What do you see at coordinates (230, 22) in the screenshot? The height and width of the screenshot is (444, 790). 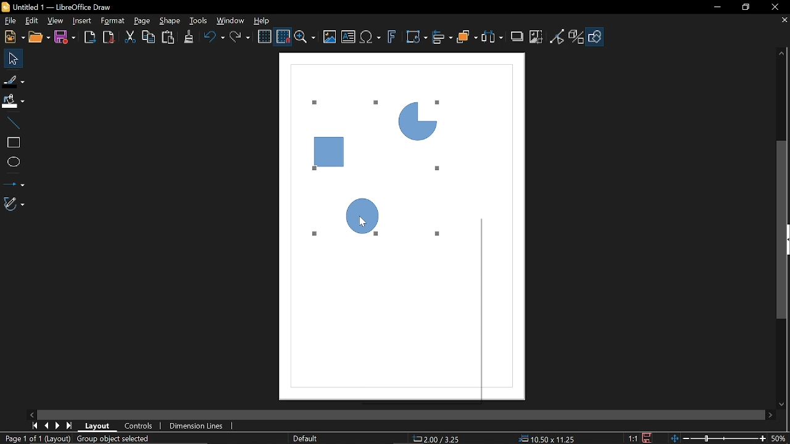 I see `Window` at bounding box center [230, 22].